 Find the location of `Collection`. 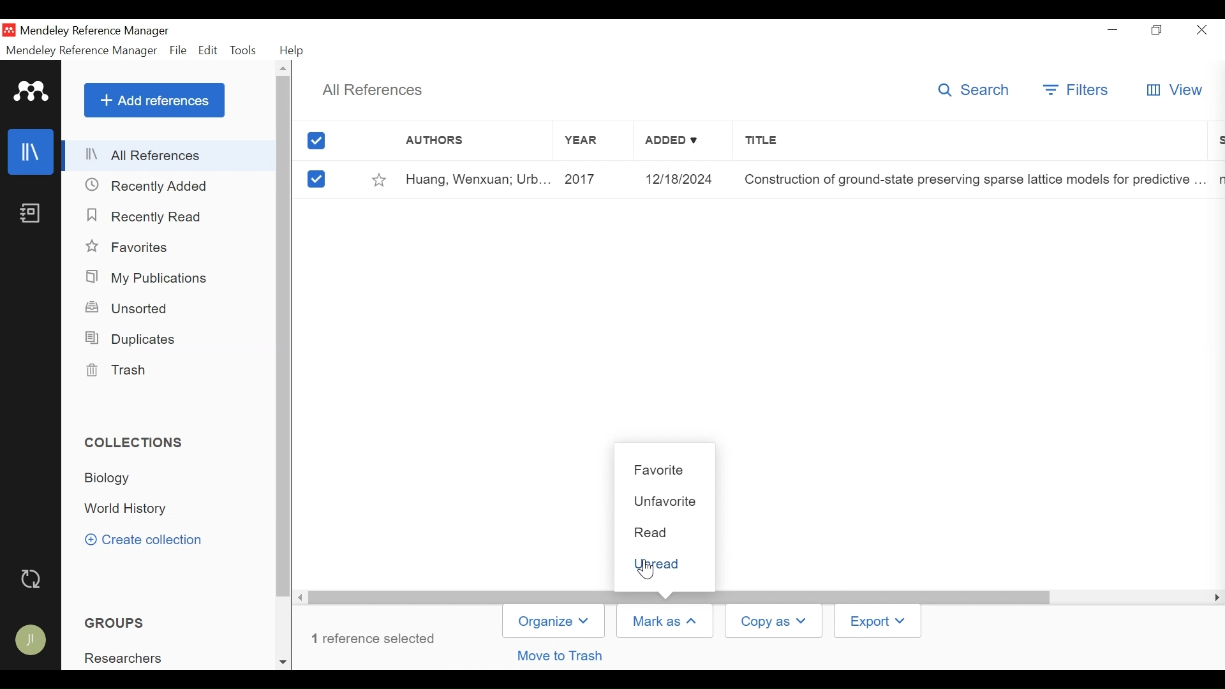

Collection is located at coordinates (110, 479).